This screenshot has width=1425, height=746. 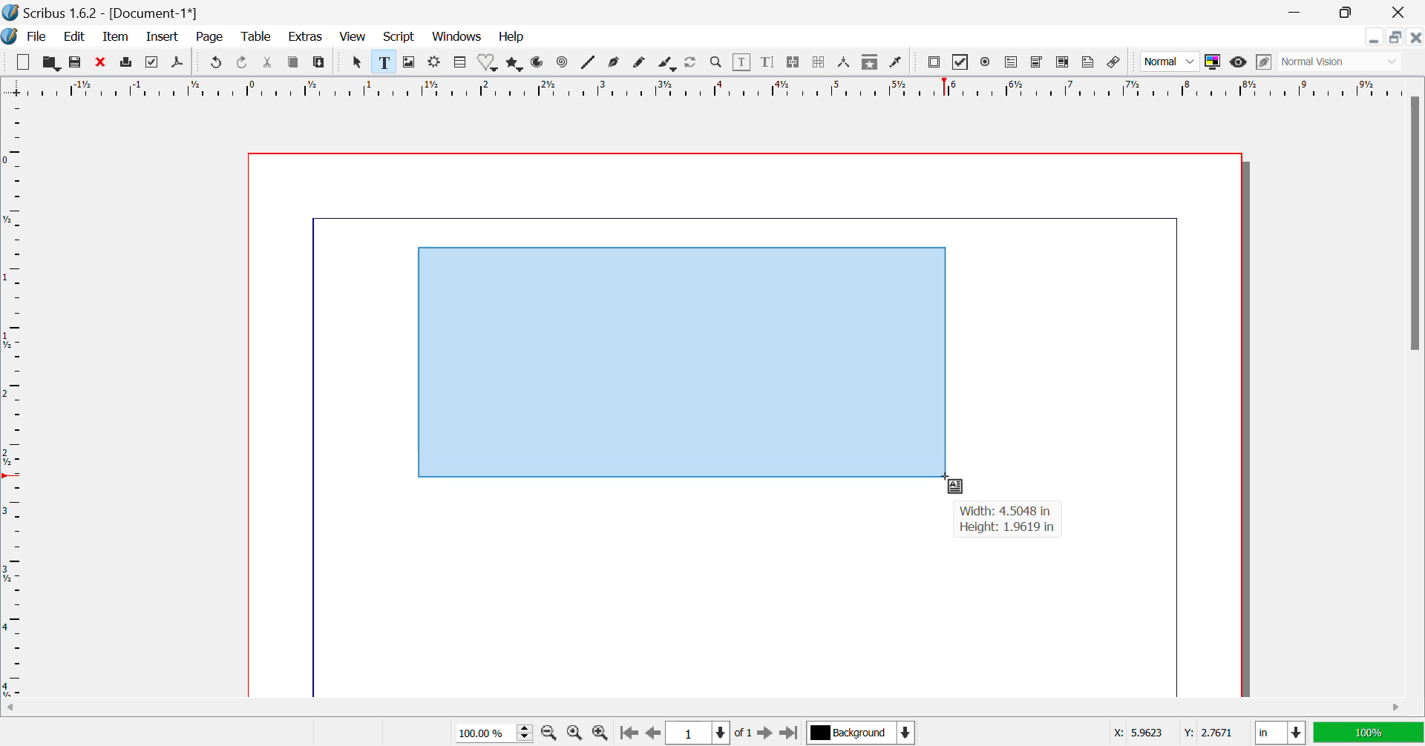 What do you see at coordinates (76, 39) in the screenshot?
I see `Edit` at bounding box center [76, 39].